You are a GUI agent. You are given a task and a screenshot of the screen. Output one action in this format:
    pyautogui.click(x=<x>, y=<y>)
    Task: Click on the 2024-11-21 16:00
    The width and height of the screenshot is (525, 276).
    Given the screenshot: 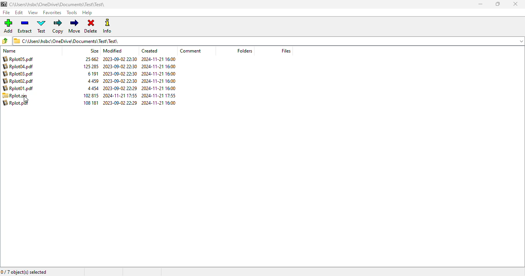 What is the action you would take?
    pyautogui.click(x=159, y=102)
    